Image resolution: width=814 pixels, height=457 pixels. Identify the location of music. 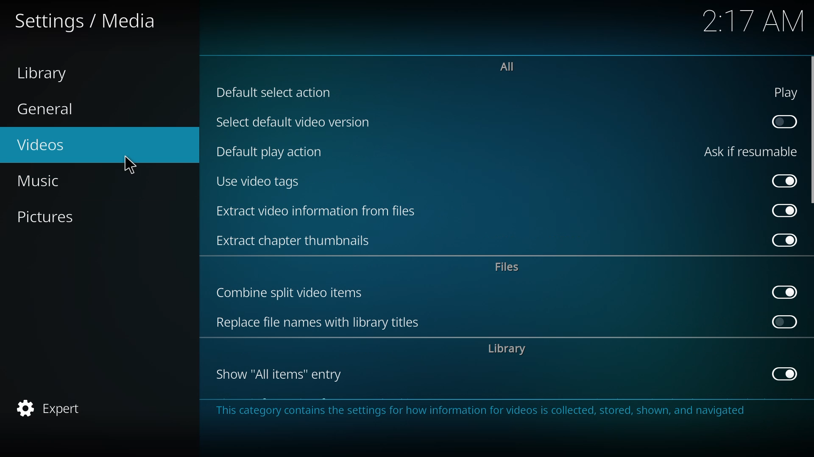
(45, 181).